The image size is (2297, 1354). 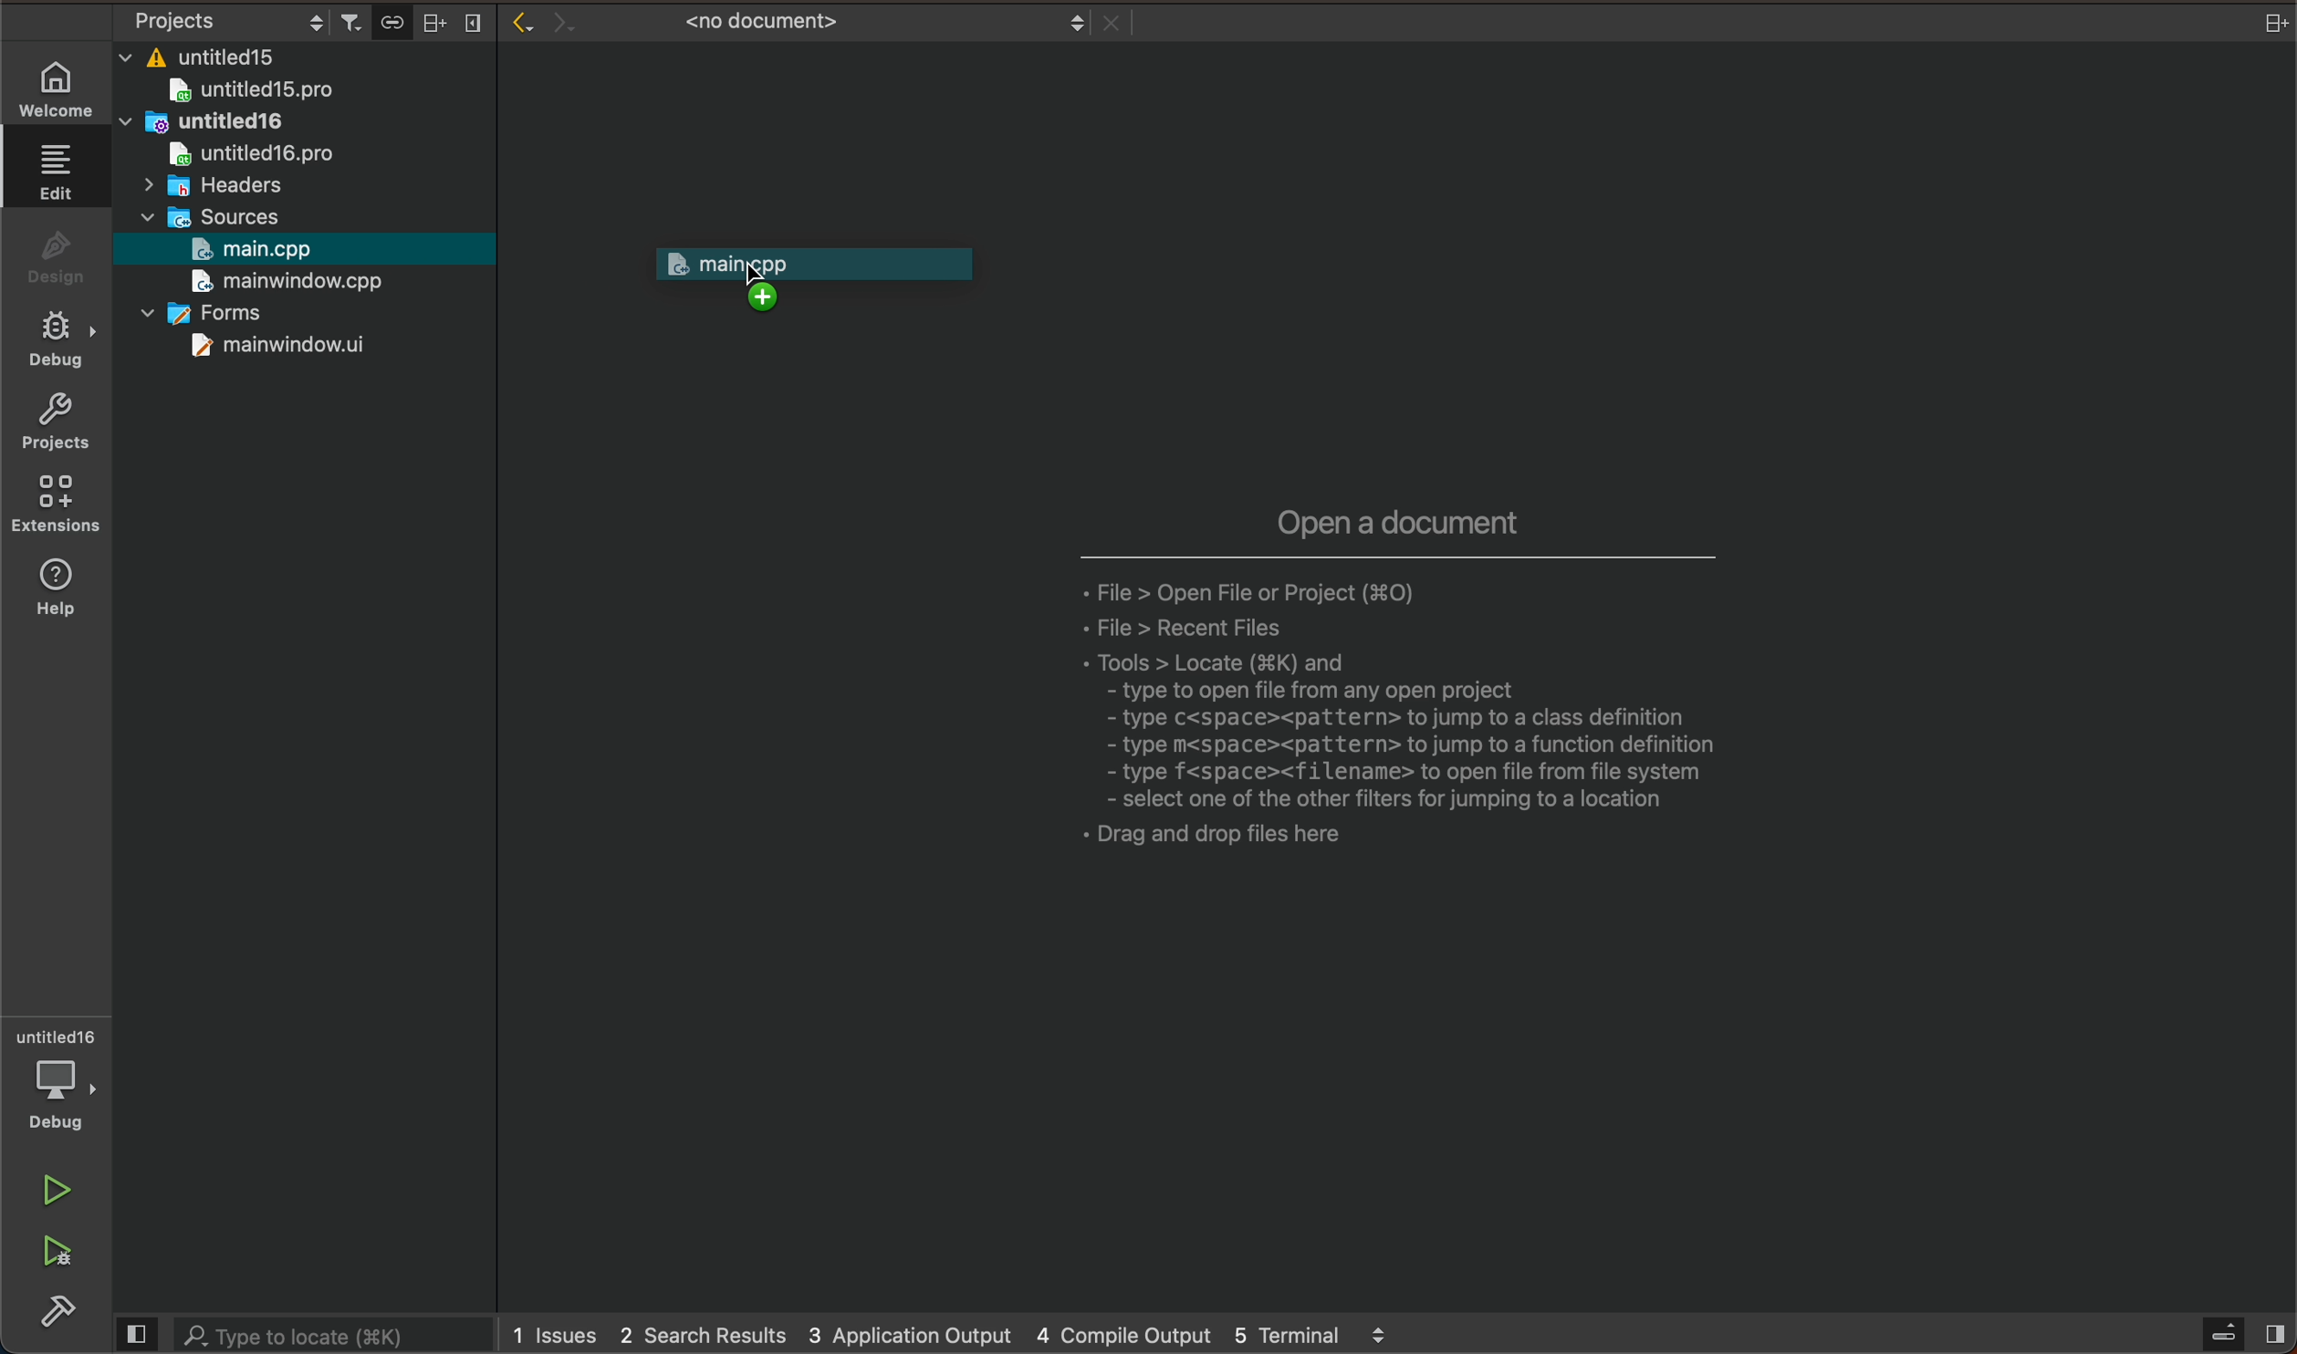 I want to click on build, so click(x=47, y=1310).